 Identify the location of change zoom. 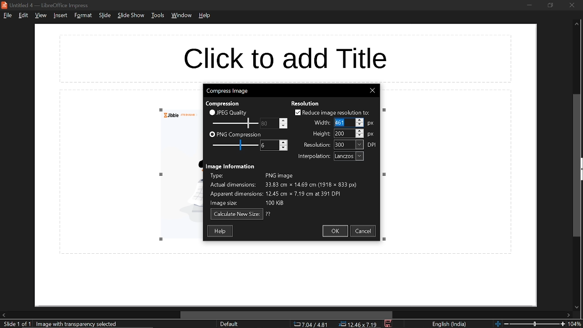
(529, 324).